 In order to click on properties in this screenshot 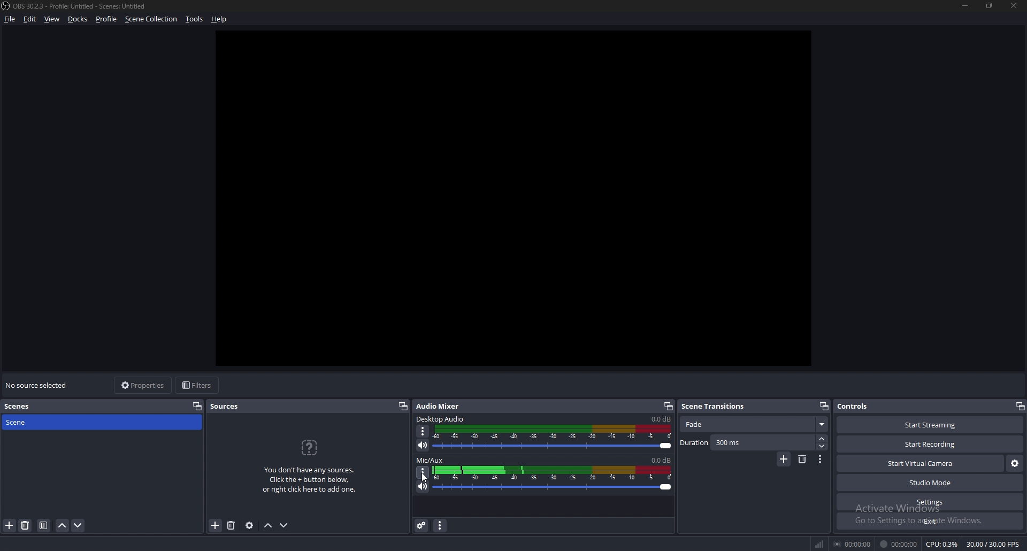, I will do `click(146, 386)`.